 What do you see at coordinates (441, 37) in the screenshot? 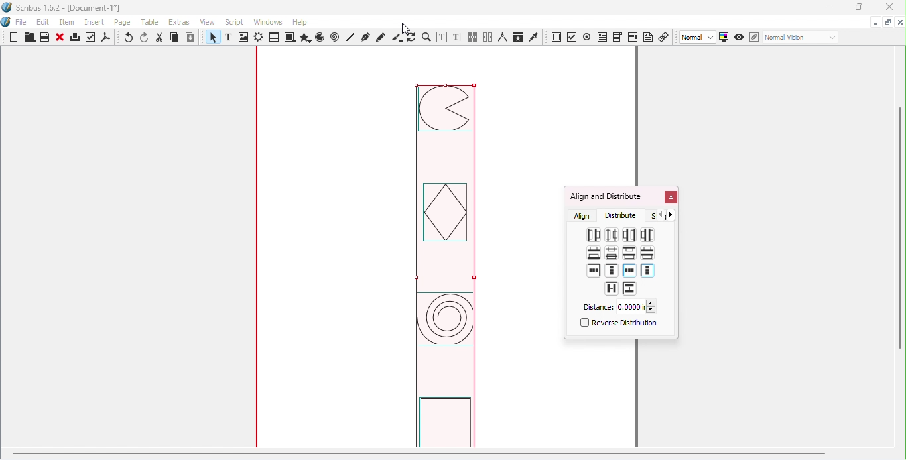
I see `Edit contents of frame` at bounding box center [441, 37].